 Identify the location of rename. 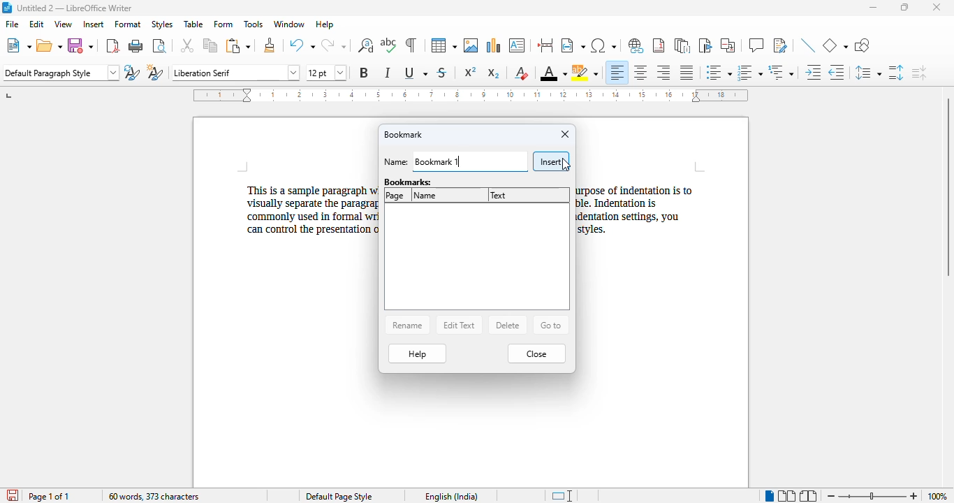
(407, 324).